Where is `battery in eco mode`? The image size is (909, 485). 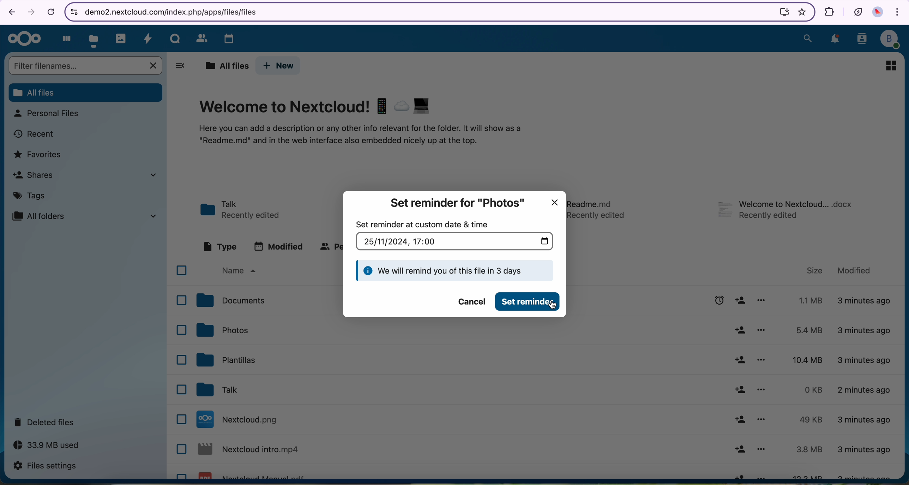
battery in eco mode is located at coordinates (857, 11).